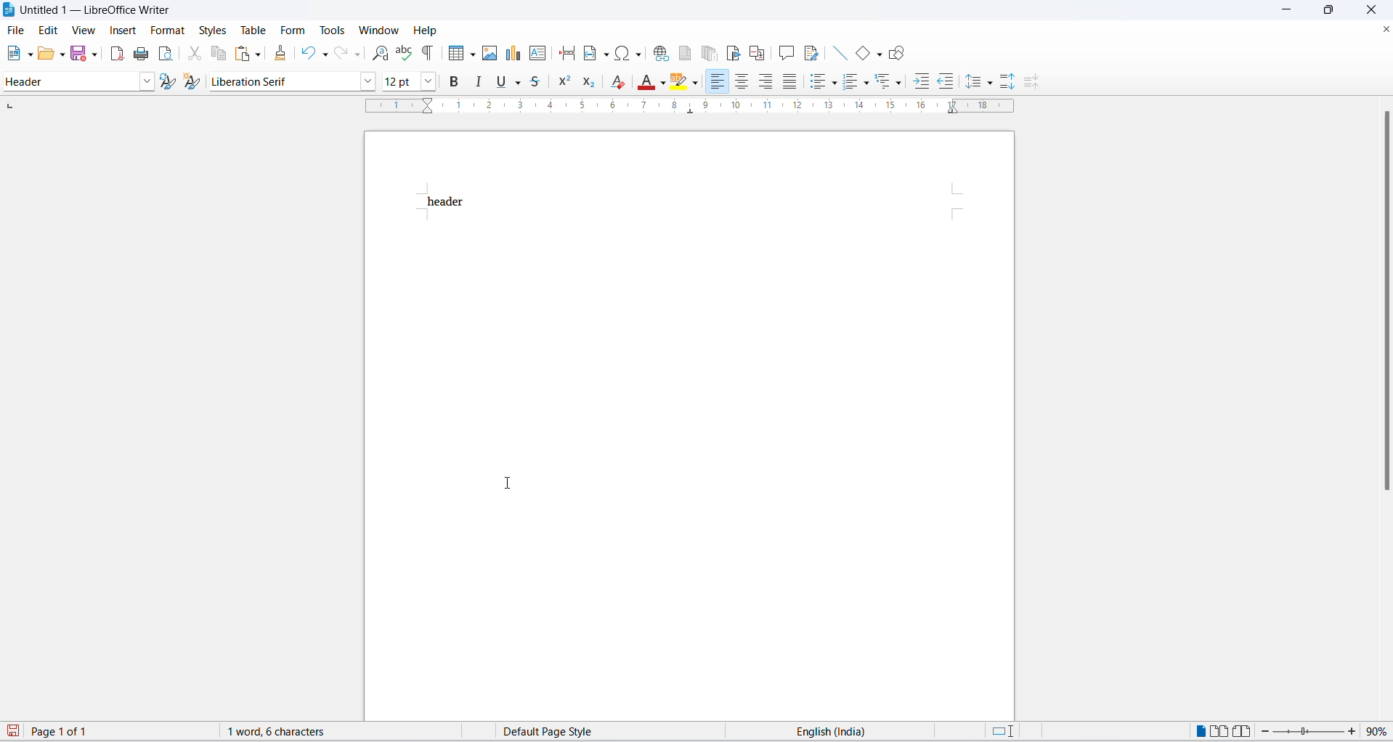 The width and height of the screenshot is (1393, 742). Describe the element at coordinates (194, 80) in the screenshot. I see `create new style from selection` at that location.